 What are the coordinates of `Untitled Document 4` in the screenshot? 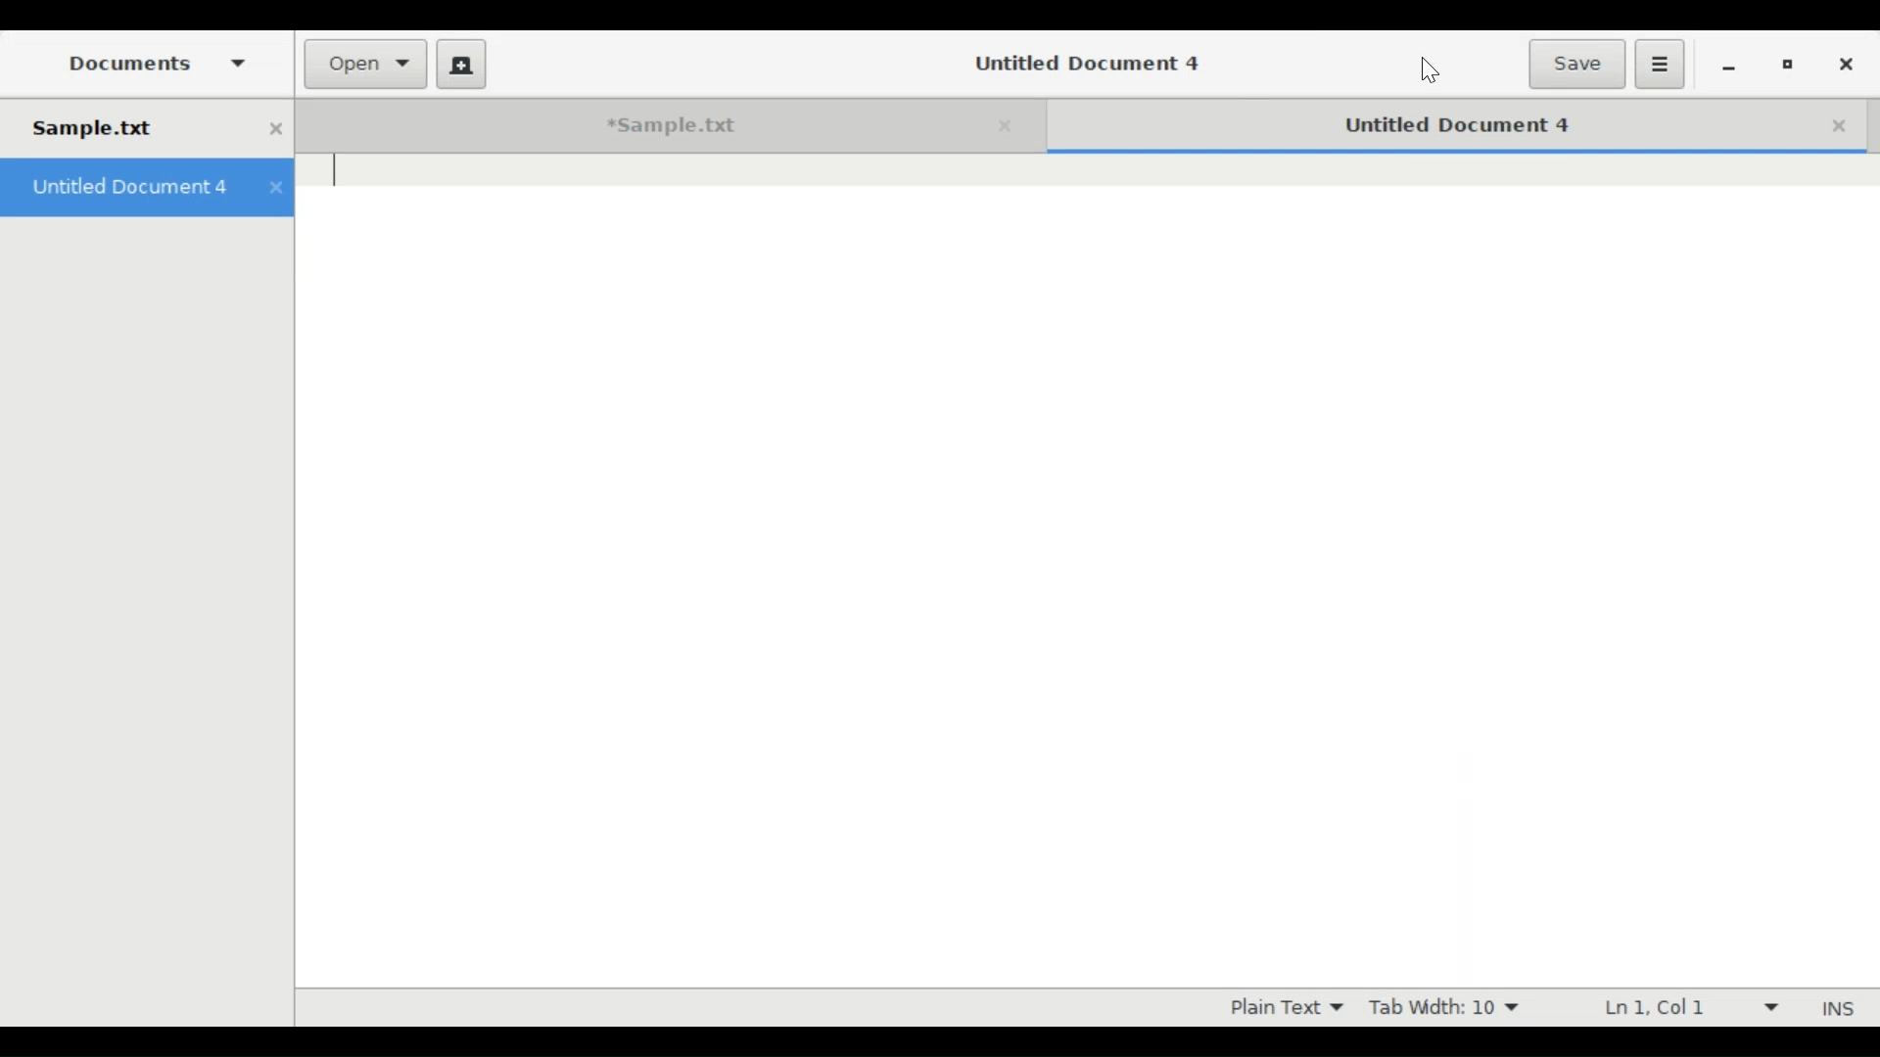 It's located at (122, 187).